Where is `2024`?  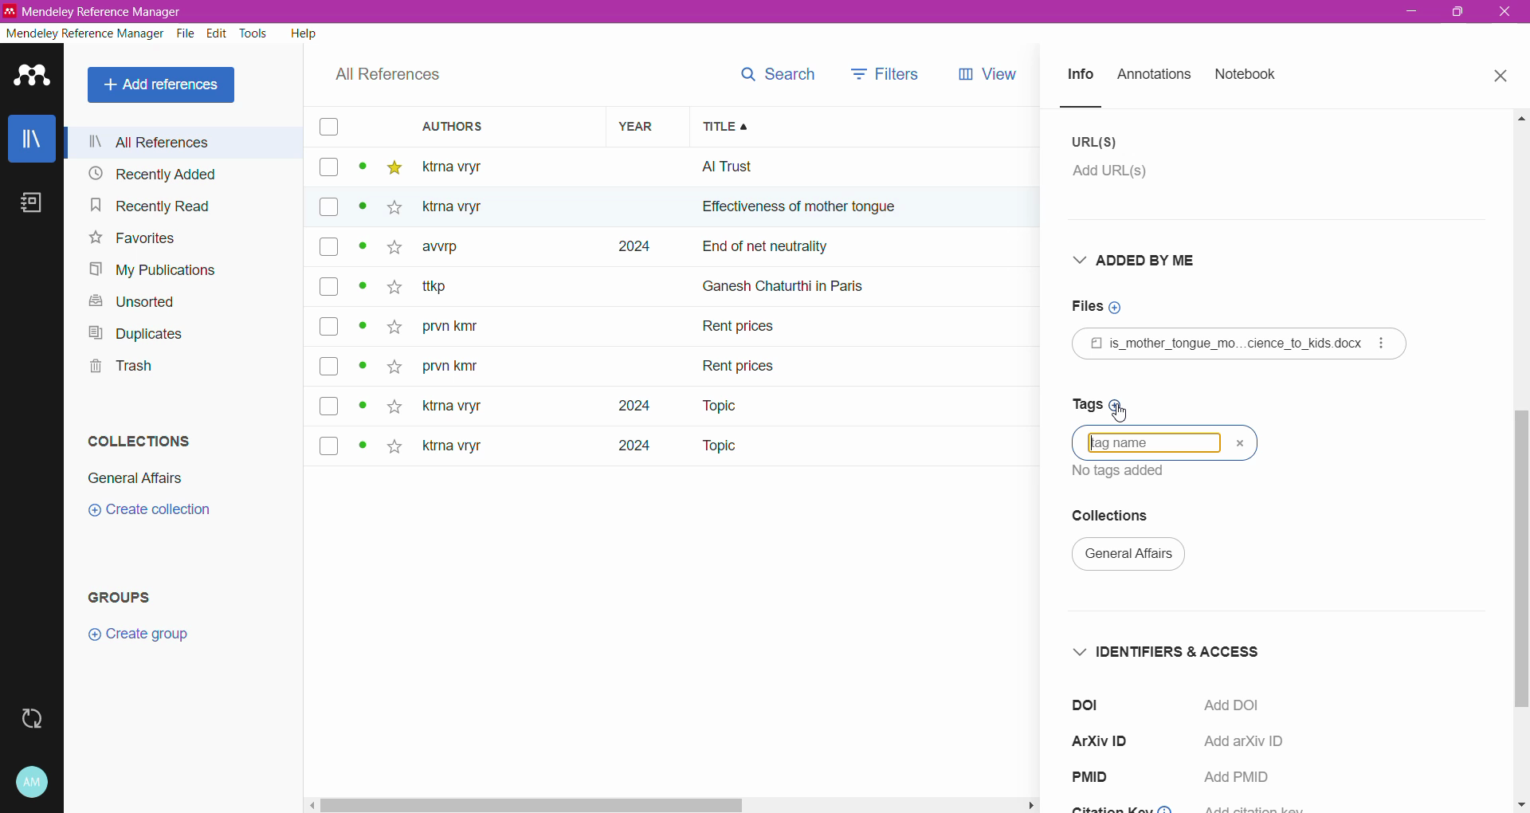 2024 is located at coordinates (630, 247).